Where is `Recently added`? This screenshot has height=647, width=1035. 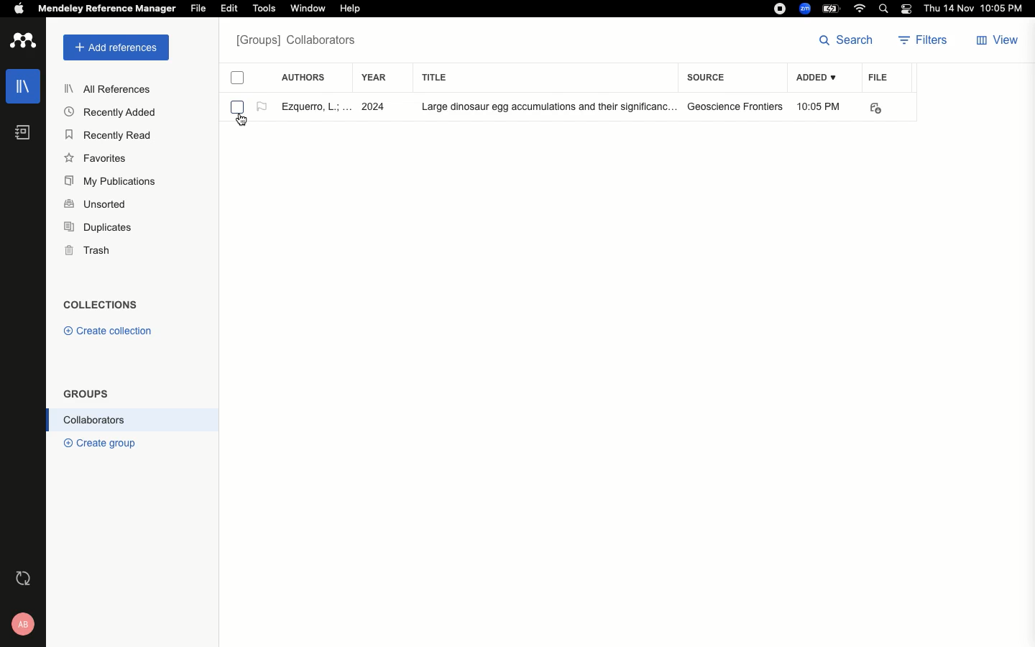
Recently added is located at coordinates (109, 112).